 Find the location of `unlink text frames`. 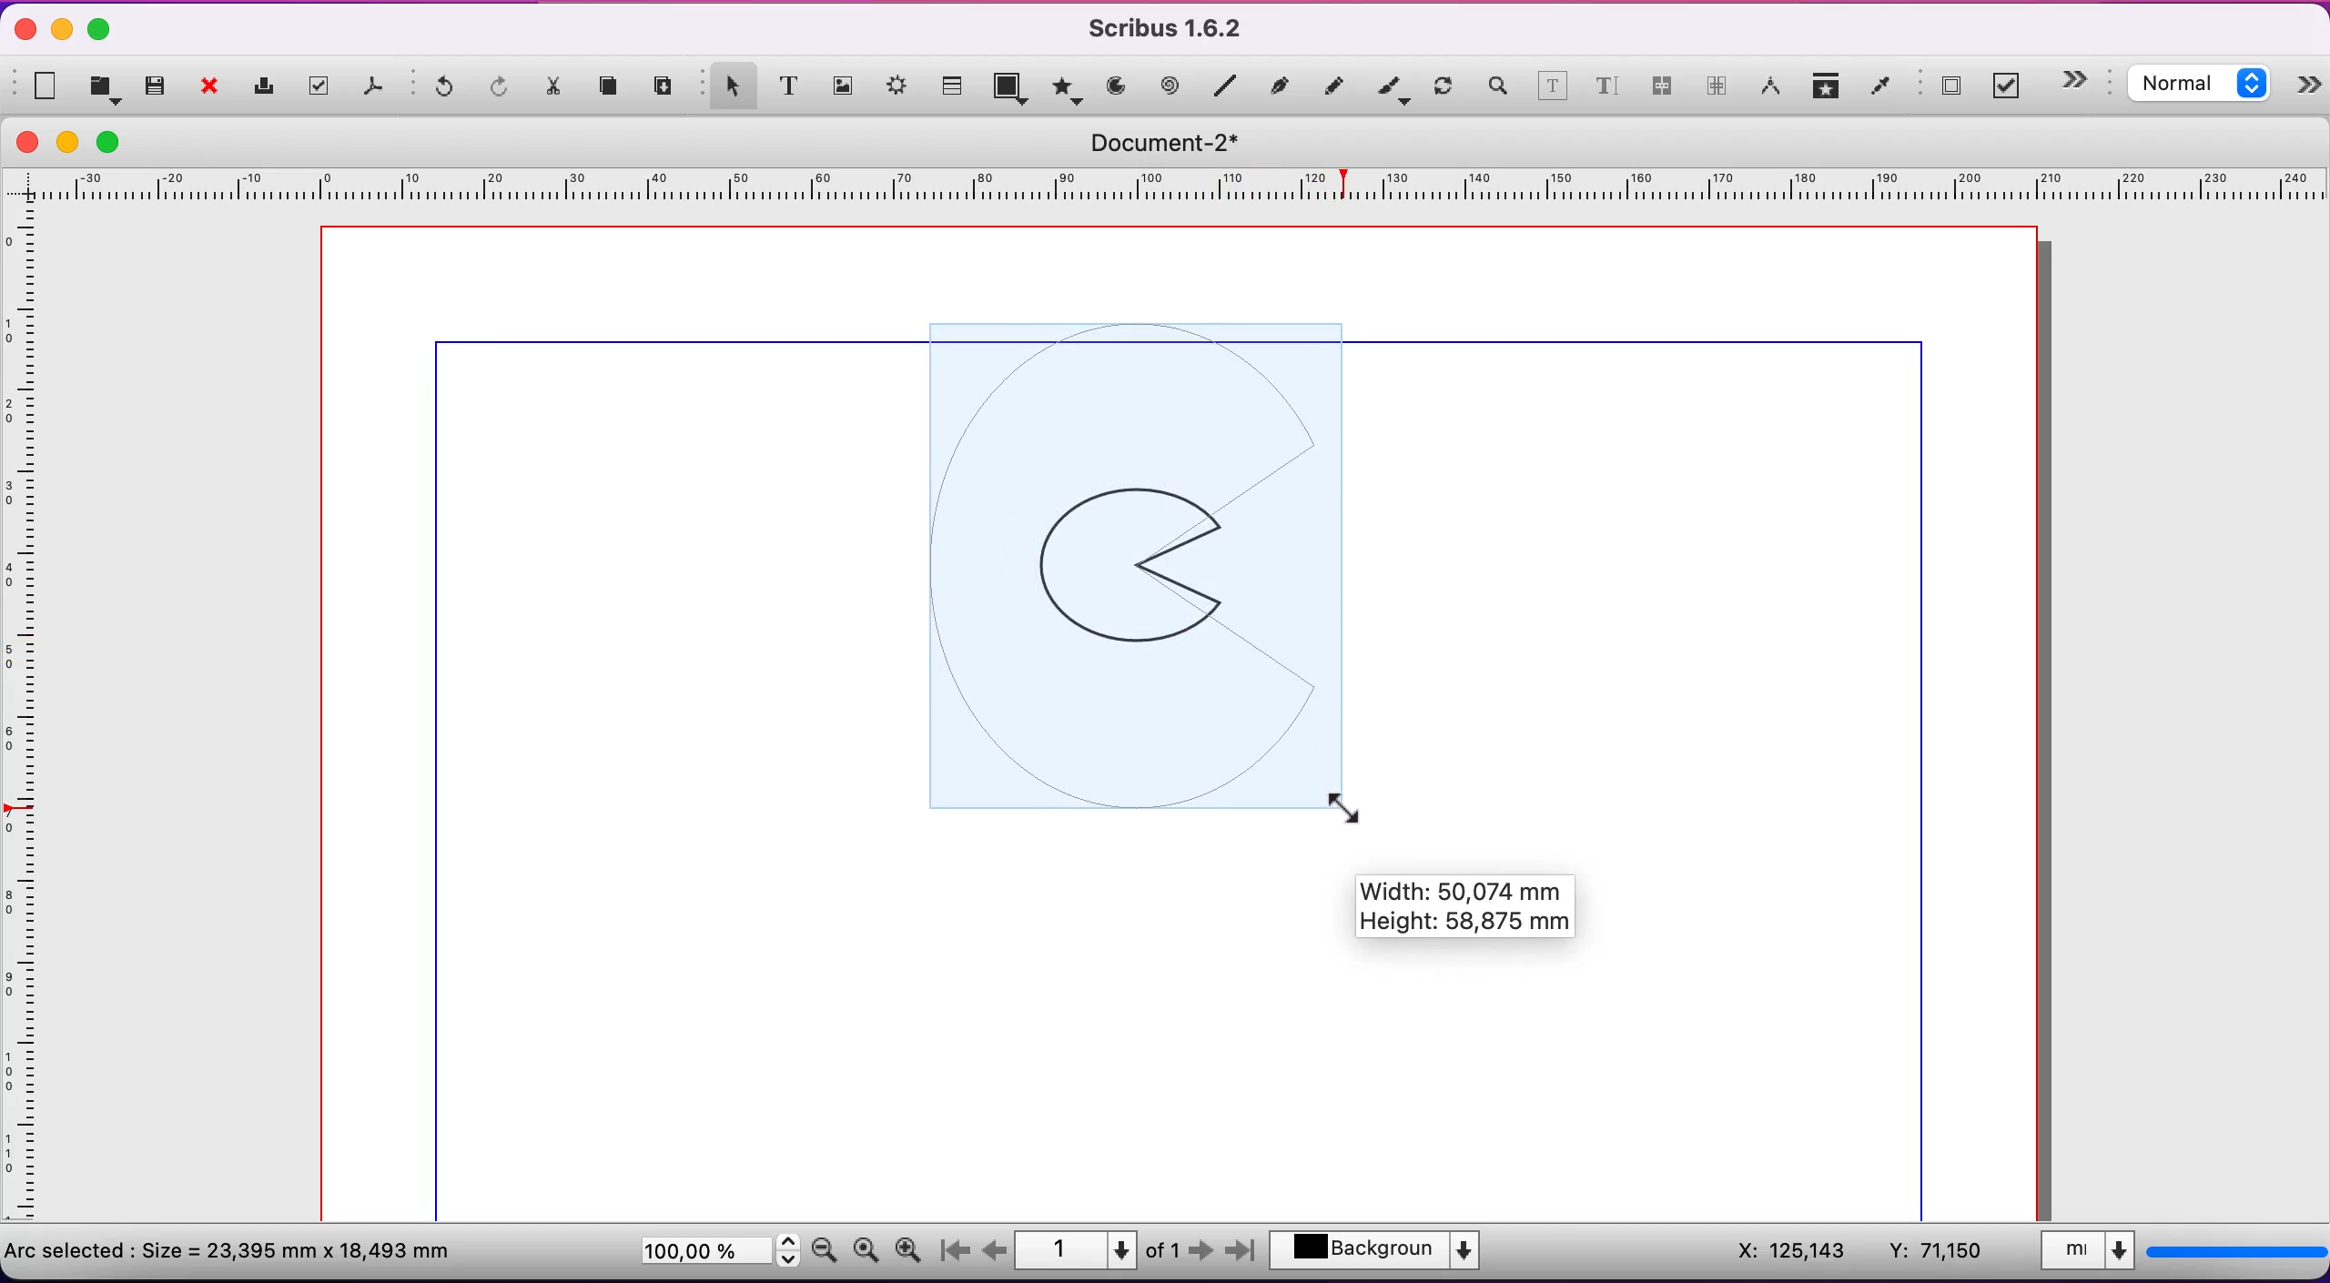

unlink text frames is located at coordinates (1717, 89).